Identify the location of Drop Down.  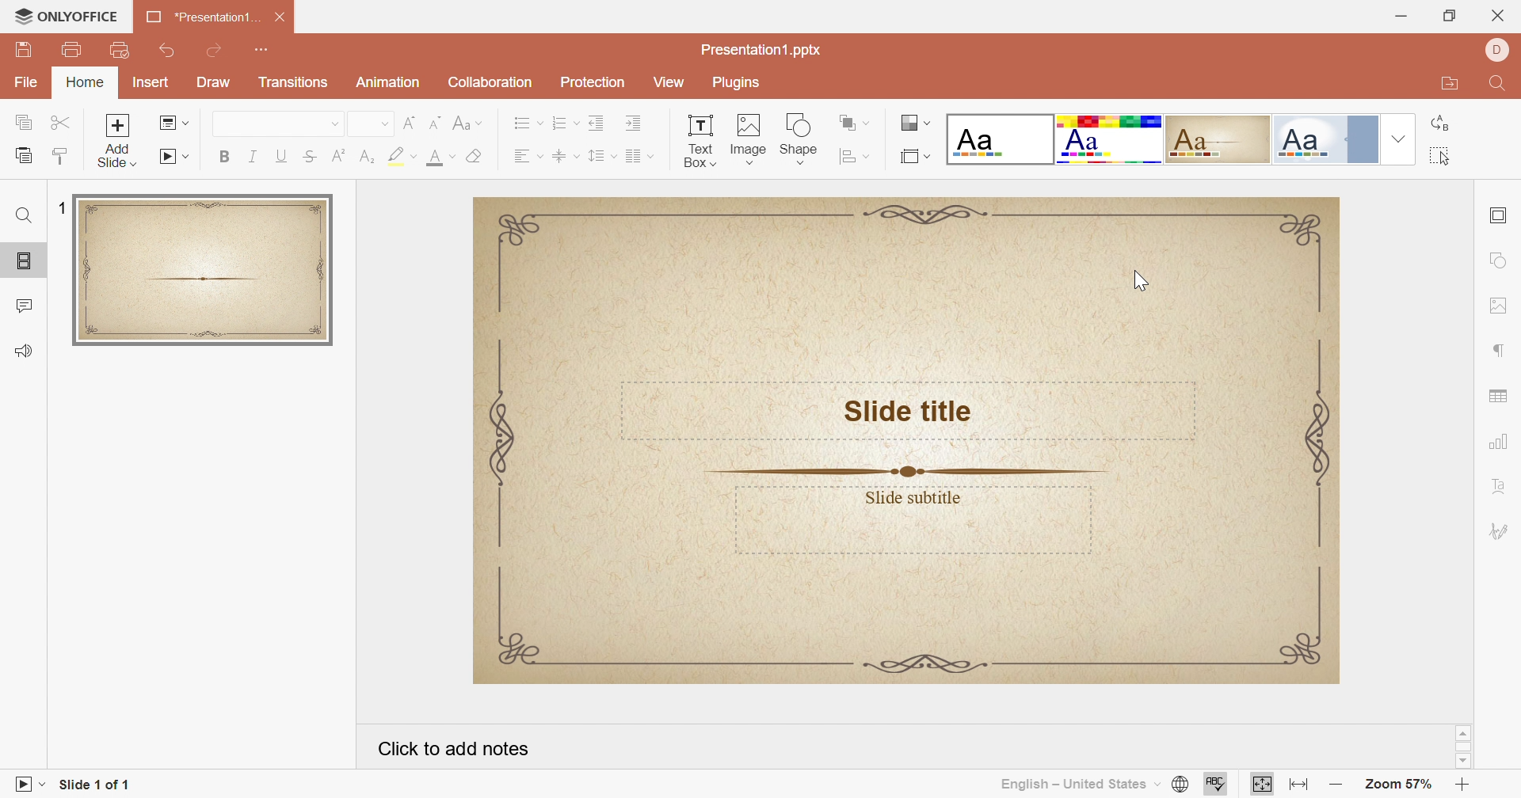
(654, 154).